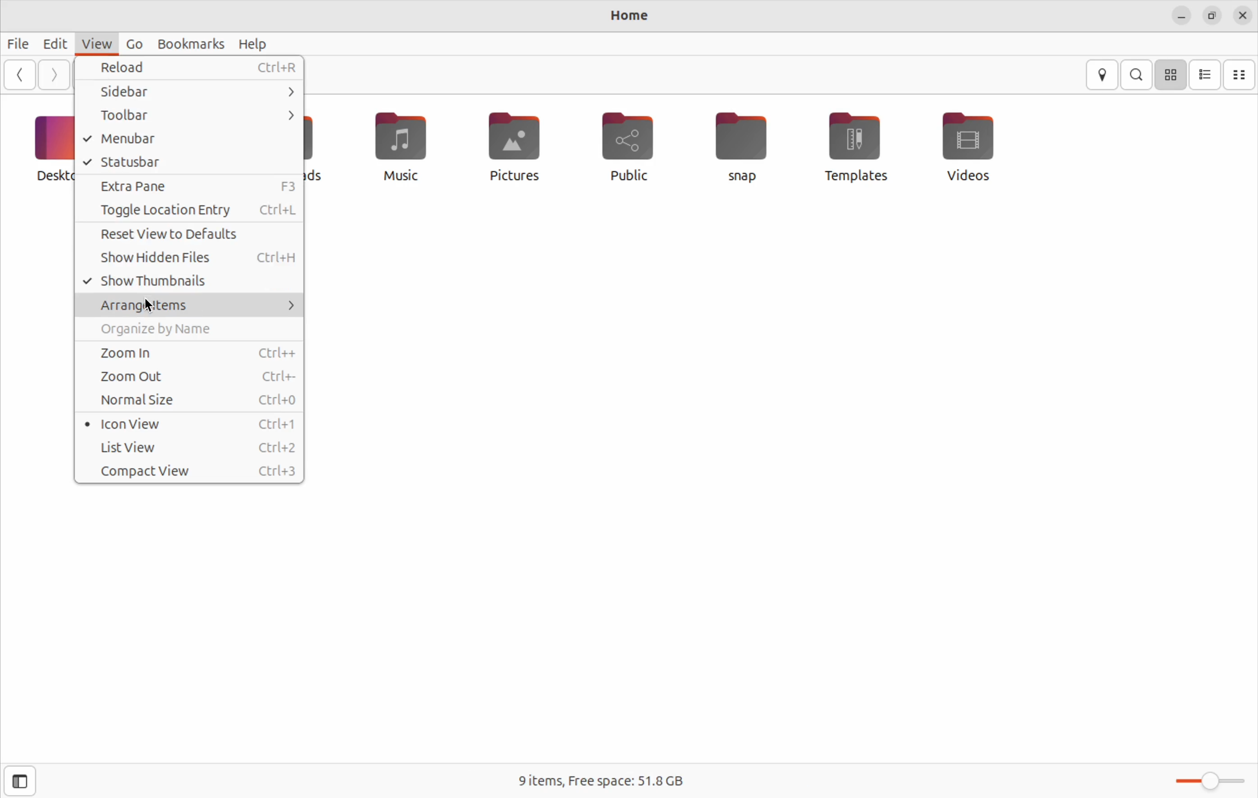 The width and height of the screenshot is (1258, 798). What do you see at coordinates (193, 352) in the screenshot?
I see `zoom in` at bounding box center [193, 352].